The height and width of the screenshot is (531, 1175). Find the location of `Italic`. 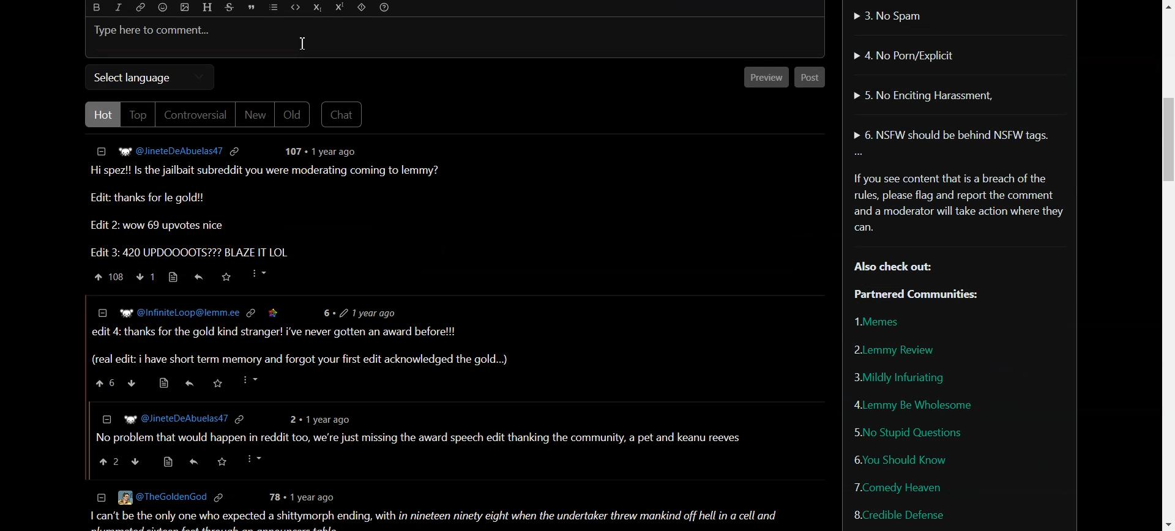

Italic is located at coordinates (119, 8).